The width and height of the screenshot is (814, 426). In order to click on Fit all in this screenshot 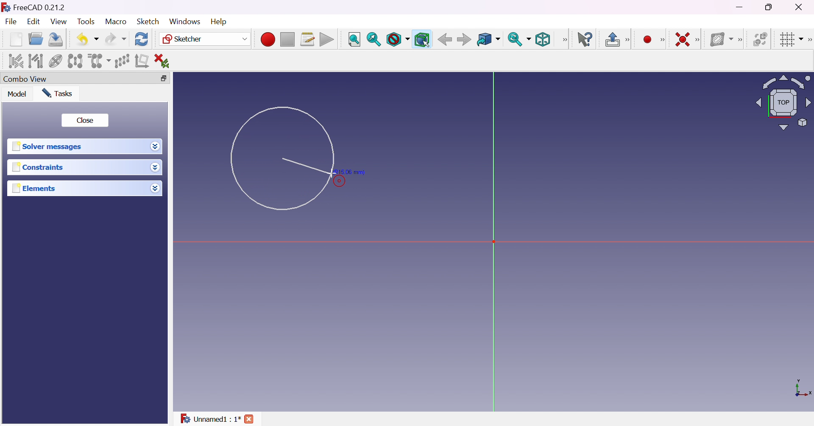, I will do `click(354, 40)`.